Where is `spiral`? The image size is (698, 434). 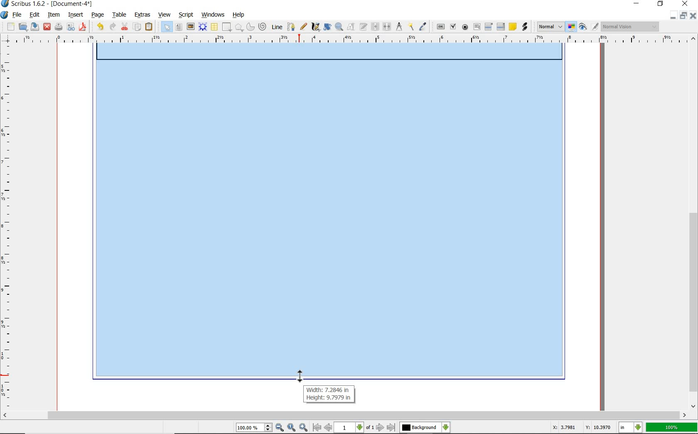 spiral is located at coordinates (263, 27).